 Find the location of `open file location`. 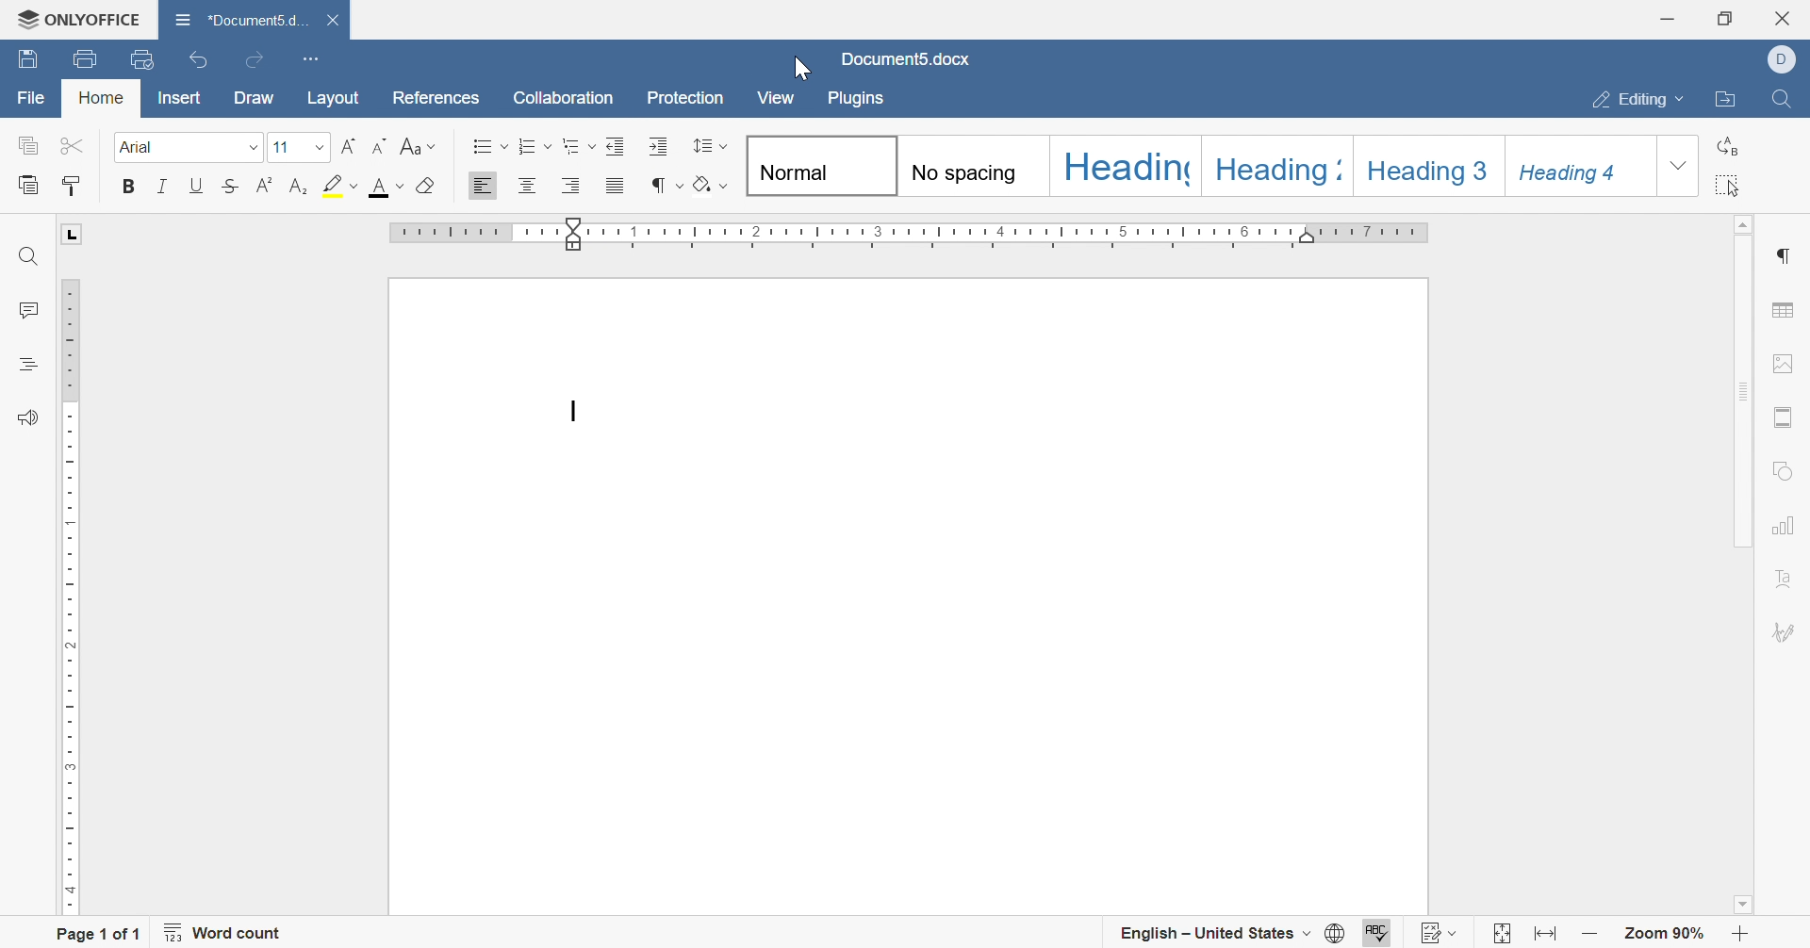

open file location is located at coordinates (1729, 100).